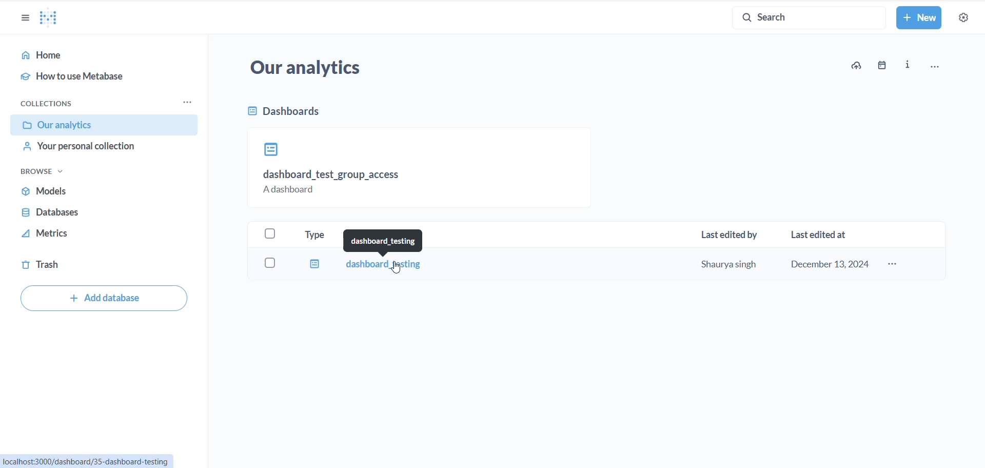  I want to click on dashboard icon, so click(313, 263).